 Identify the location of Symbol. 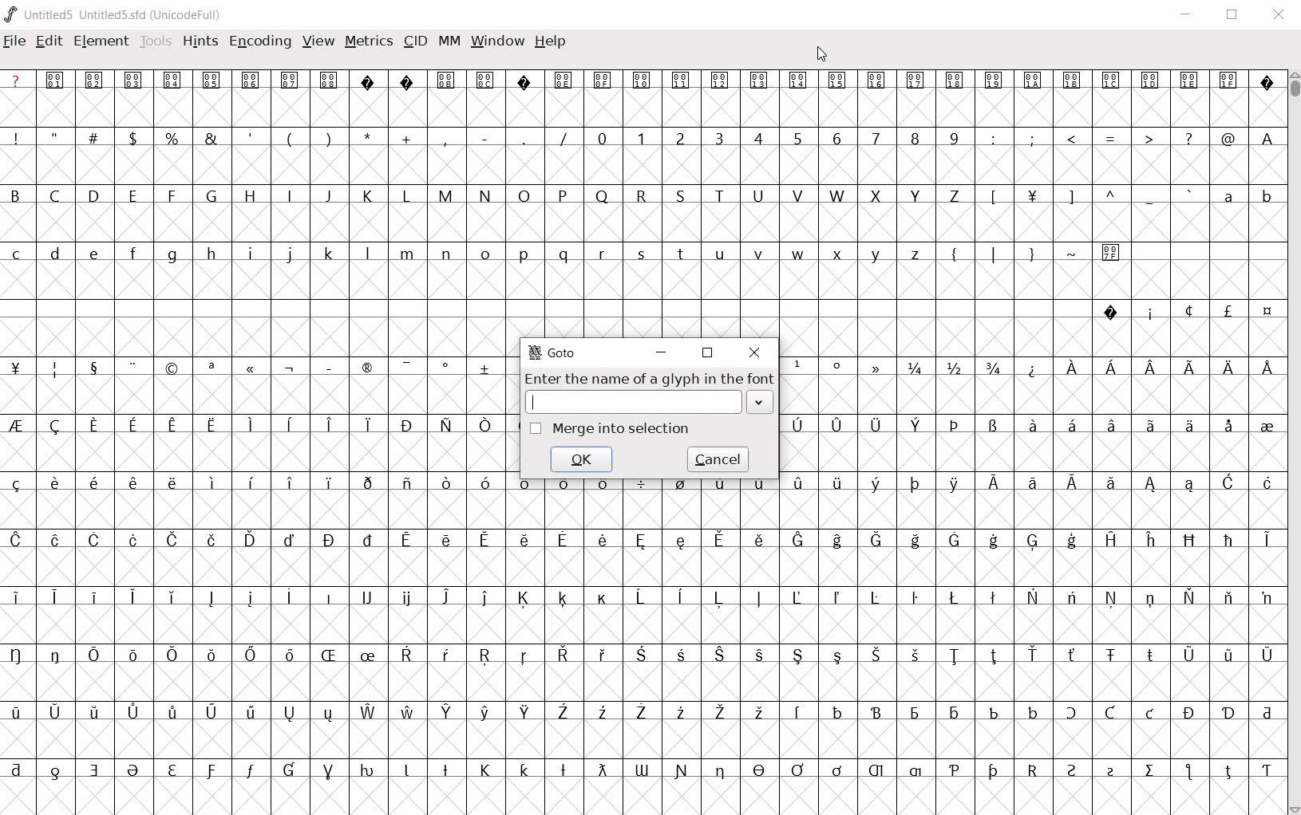
(486, 79).